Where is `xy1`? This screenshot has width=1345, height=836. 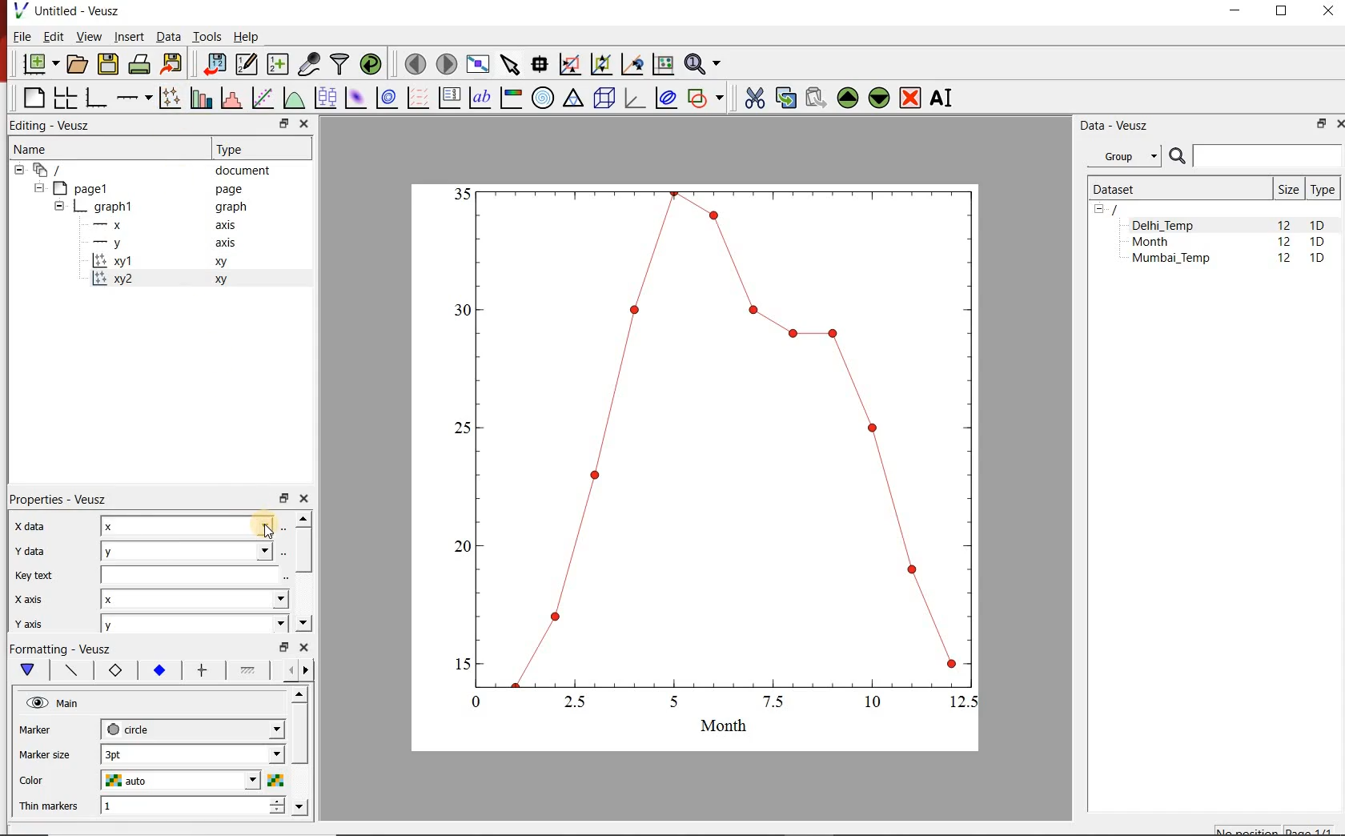
xy1 is located at coordinates (167, 262).